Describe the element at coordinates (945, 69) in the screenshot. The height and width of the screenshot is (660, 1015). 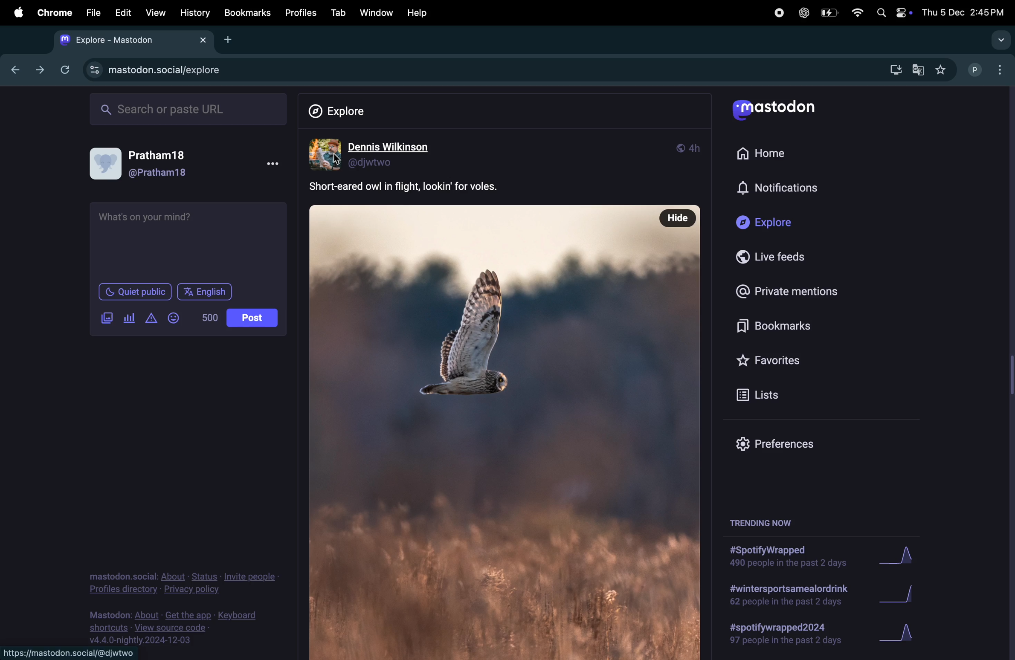
I see `favourites` at that location.